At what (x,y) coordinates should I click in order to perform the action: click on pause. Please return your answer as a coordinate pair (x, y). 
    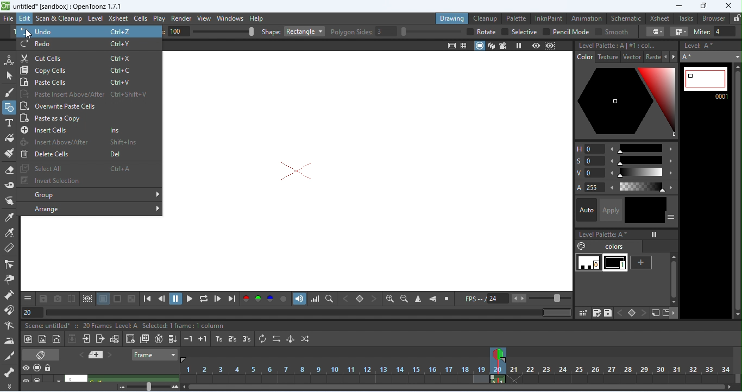
    Looking at the image, I should click on (175, 299).